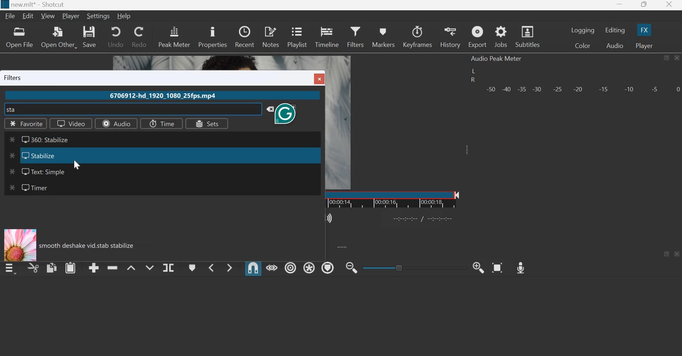 This screenshot has width=682, height=356. I want to click on Favorite, so click(27, 123).